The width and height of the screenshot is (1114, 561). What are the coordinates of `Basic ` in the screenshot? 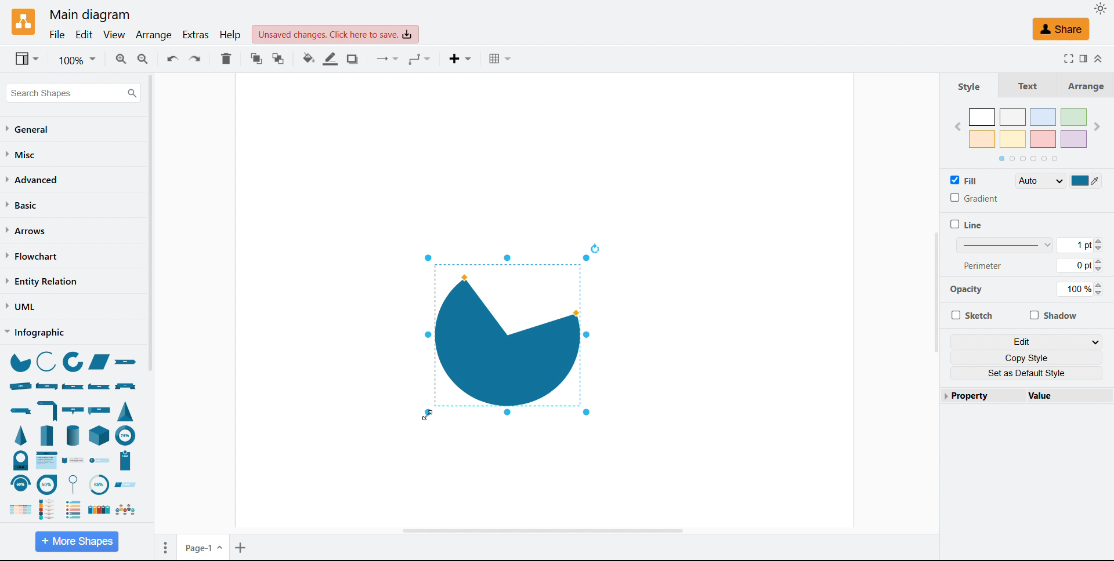 It's located at (23, 205).